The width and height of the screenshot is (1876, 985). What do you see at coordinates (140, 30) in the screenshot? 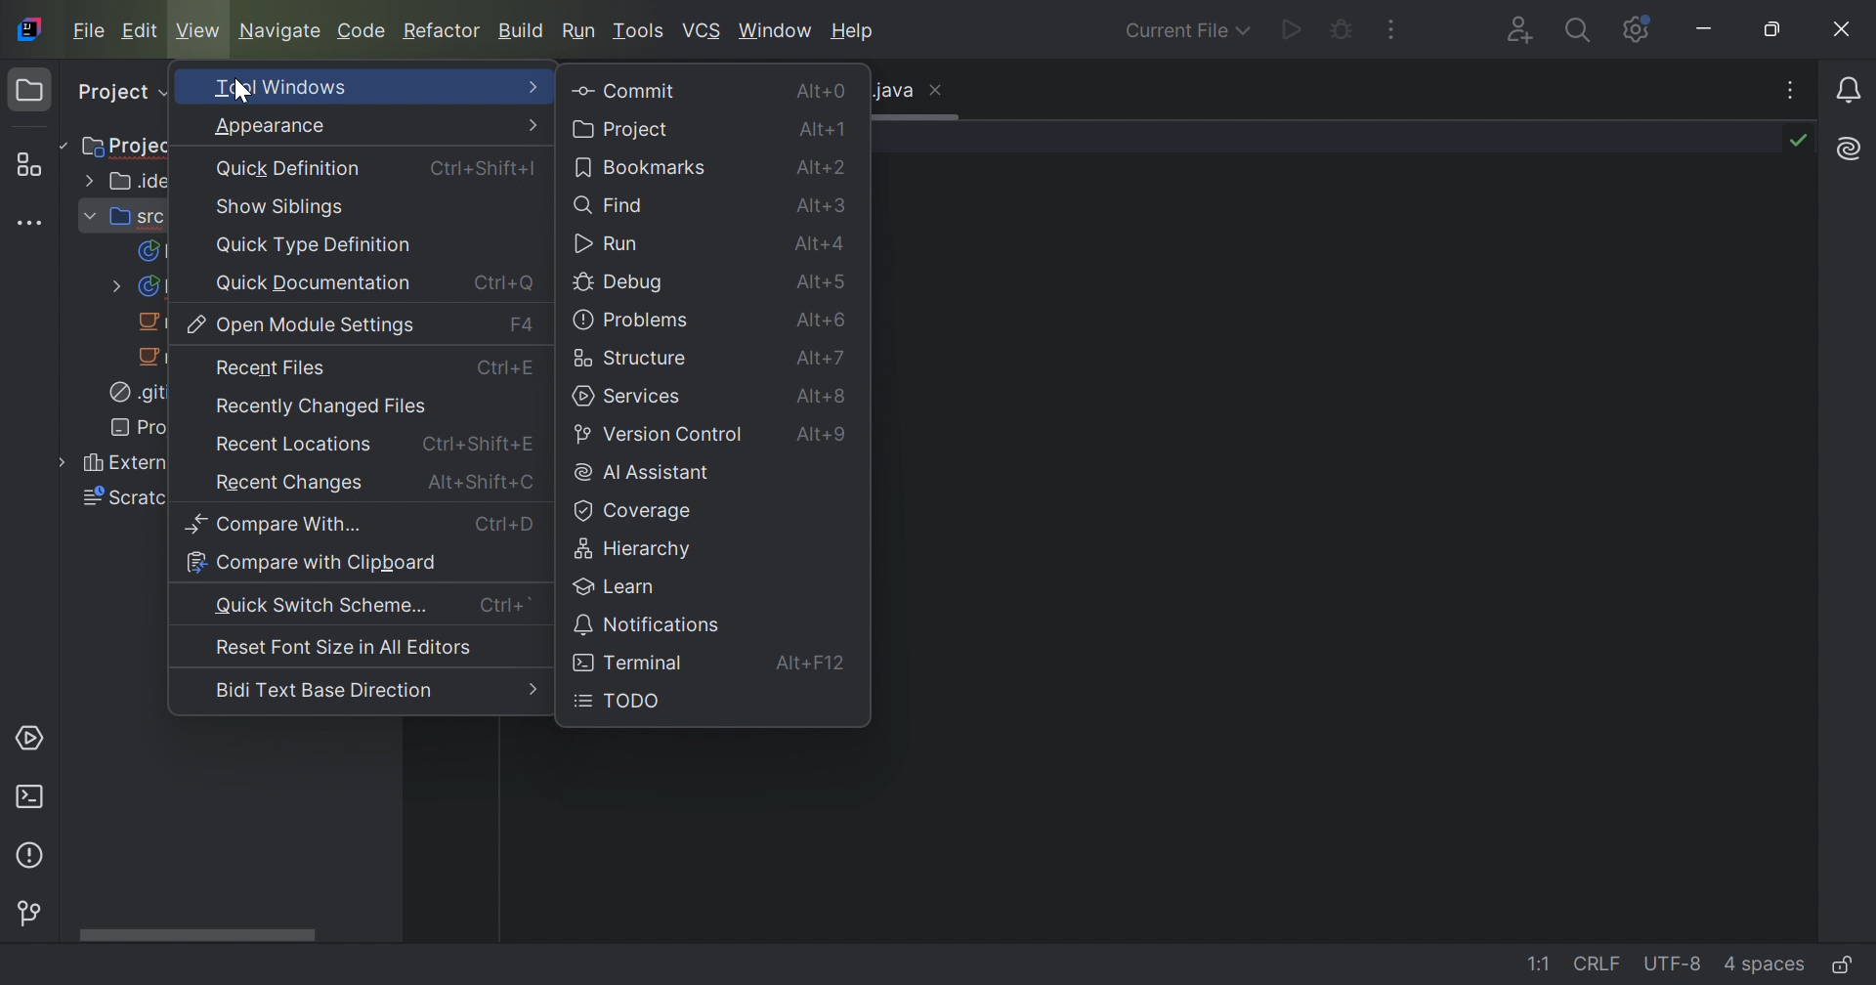
I see `Edit` at bounding box center [140, 30].